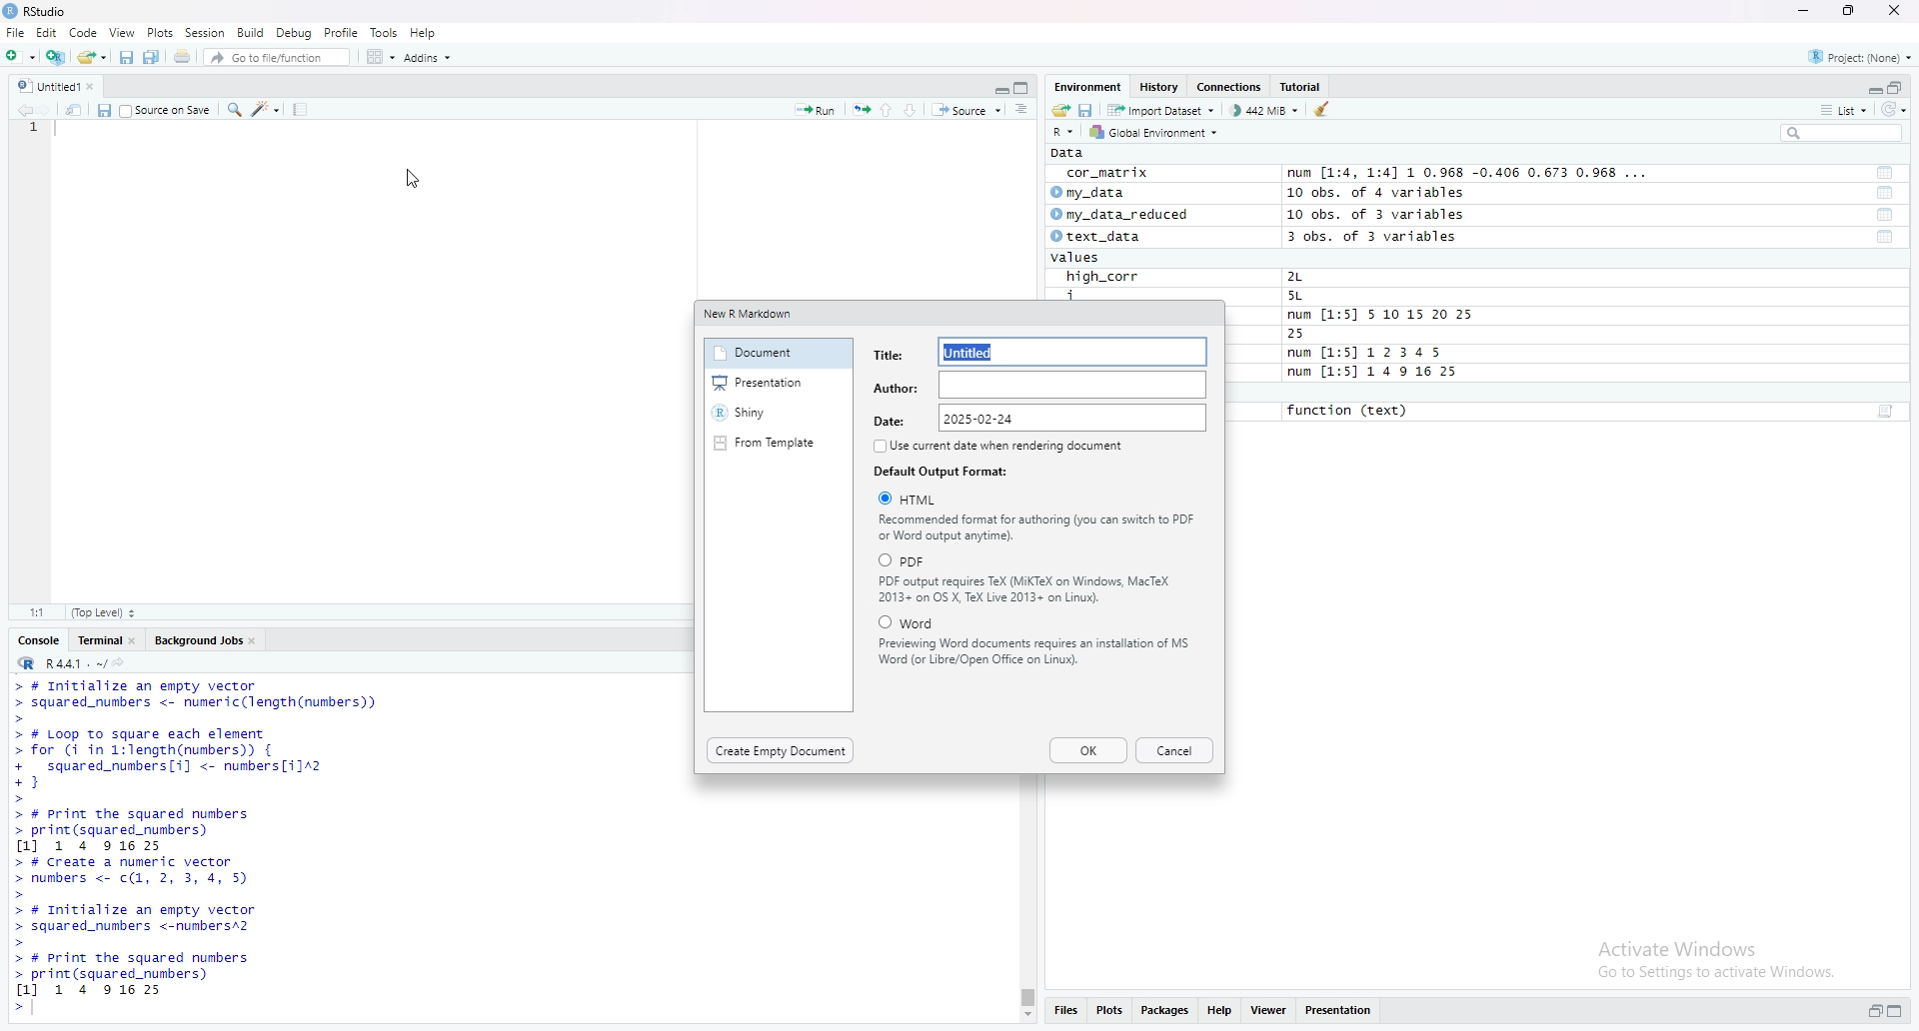  I want to click on Author:, so click(893, 389).